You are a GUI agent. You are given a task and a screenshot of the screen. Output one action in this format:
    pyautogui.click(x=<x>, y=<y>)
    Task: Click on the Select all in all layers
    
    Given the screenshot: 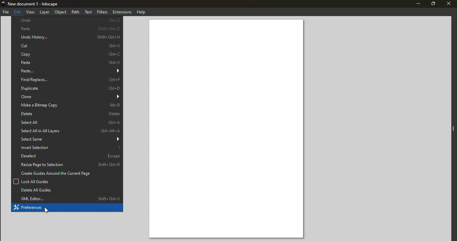 What is the action you would take?
    pyautogui.click(x=66, y=131)
    